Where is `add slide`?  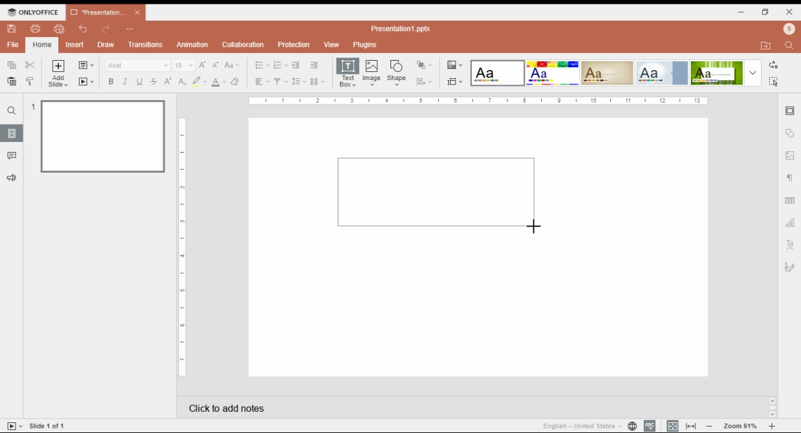 add slide is located at coordinates (58, 74).